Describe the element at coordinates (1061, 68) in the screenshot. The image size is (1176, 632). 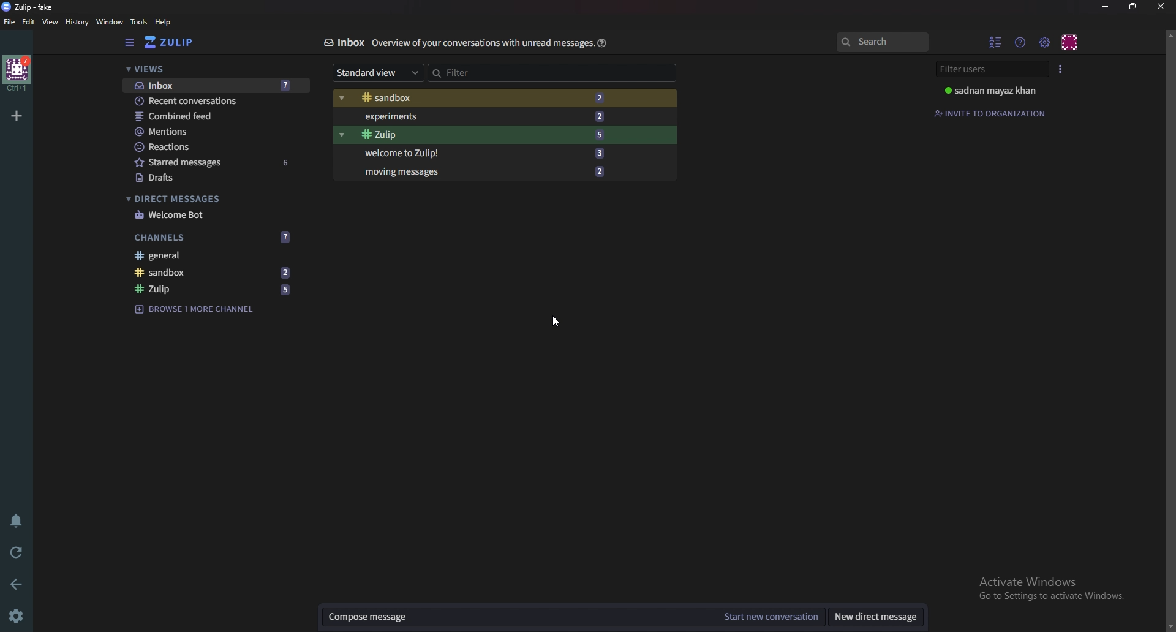
I see `User list style` at that location.